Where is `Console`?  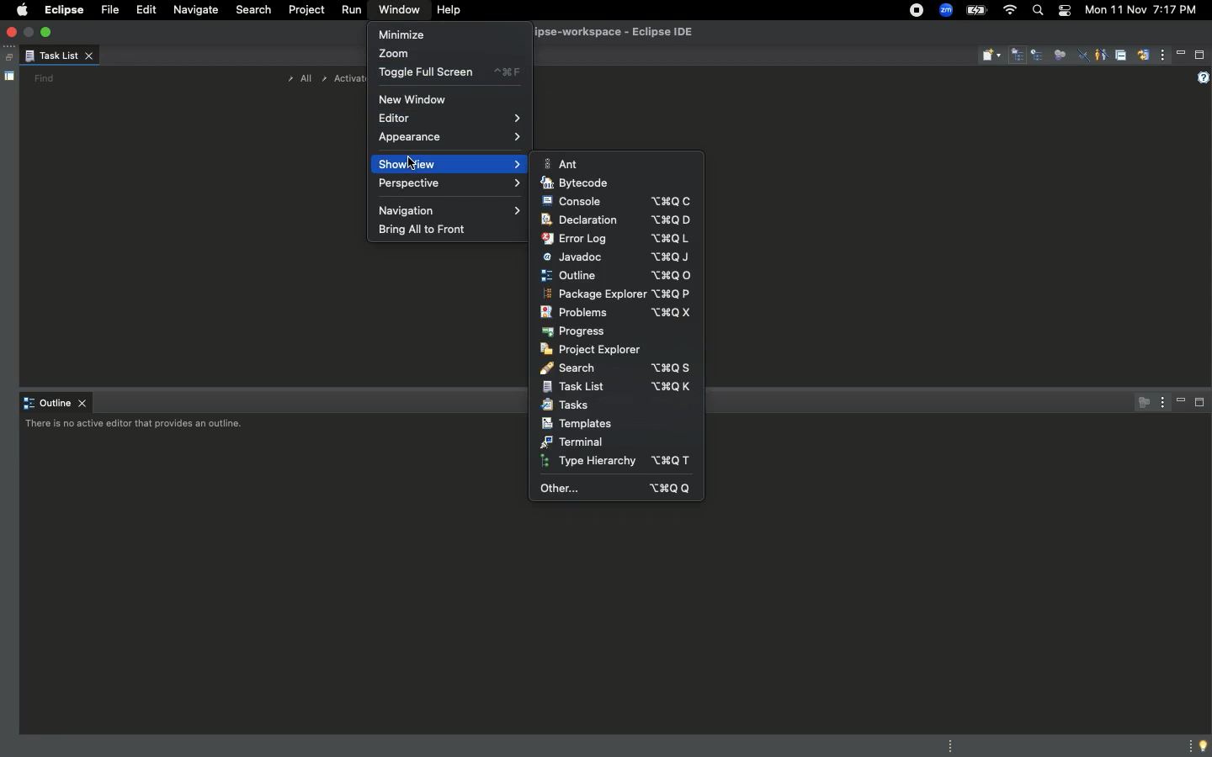
Console is located at coordinates (622, 202).